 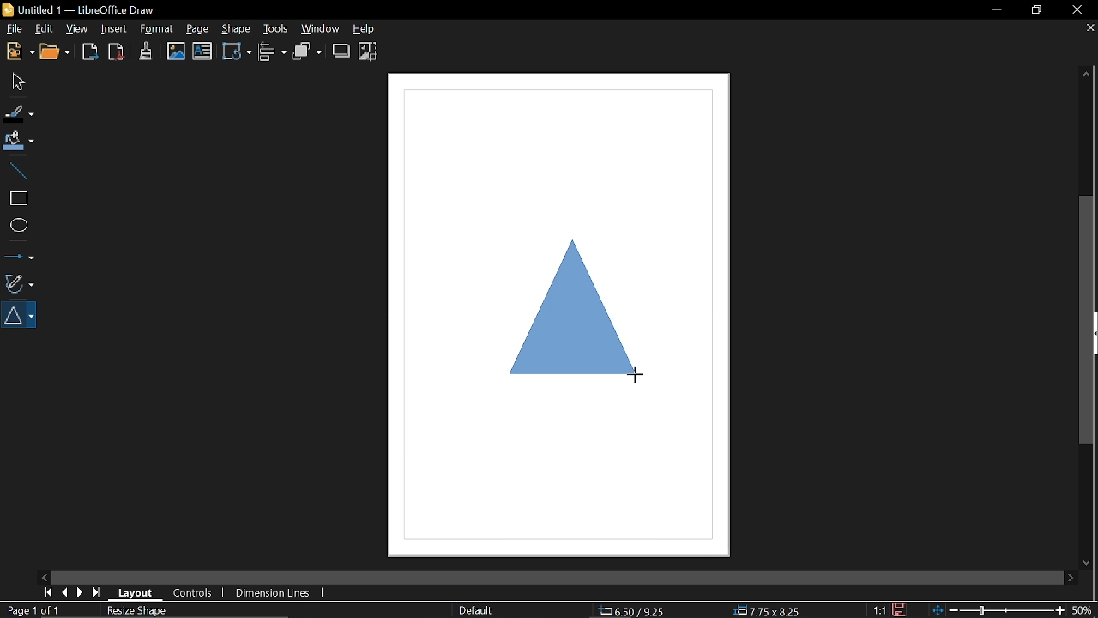 What do you see at coordinates (998, 611) in the screenshot?
I see `Change zopm` at bounding box center [998, 611].